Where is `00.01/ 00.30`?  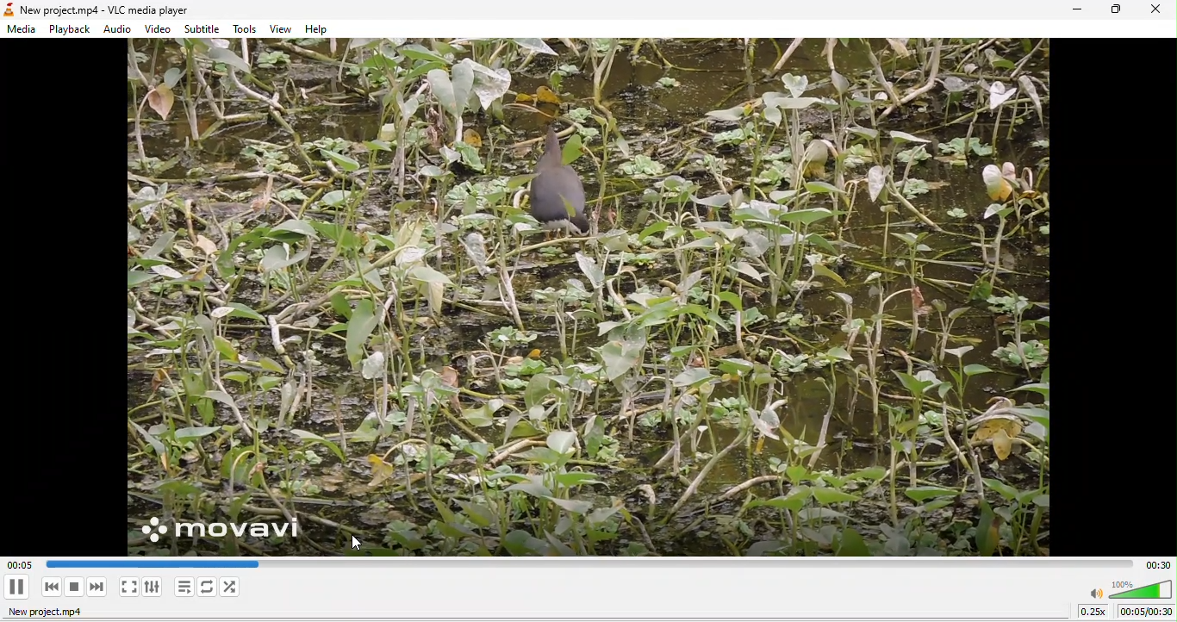
00.01/ 00.30 is located at coordinates (1147, 613).